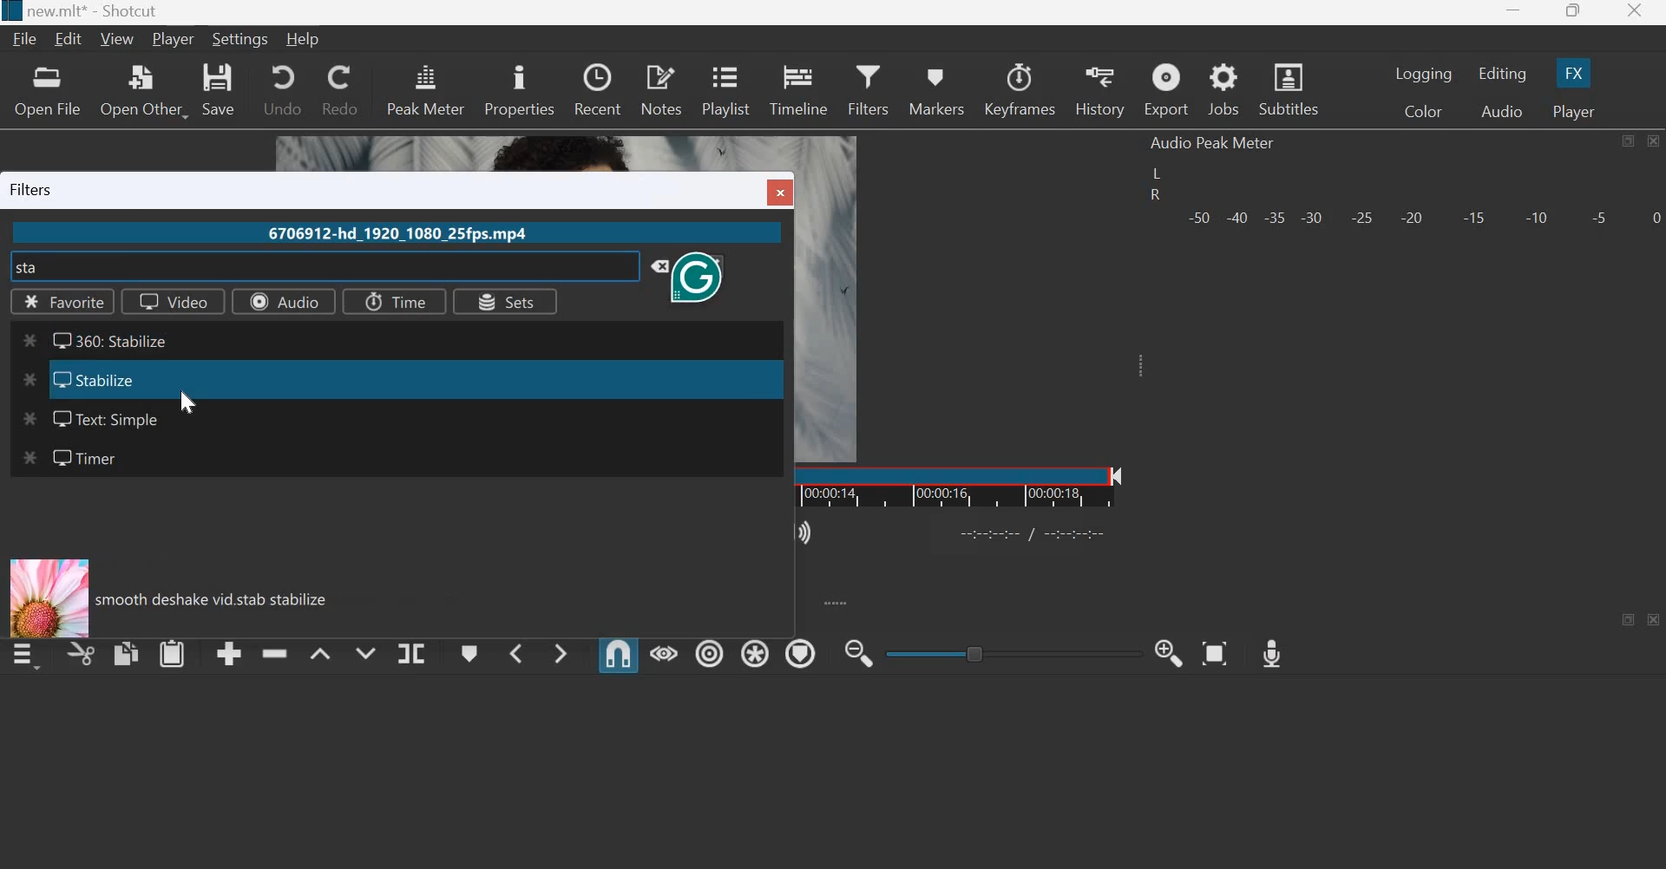 This screenshot has width=1666, height=869. I want to click on new.mlt* - Shotcut, so click(91, 12).